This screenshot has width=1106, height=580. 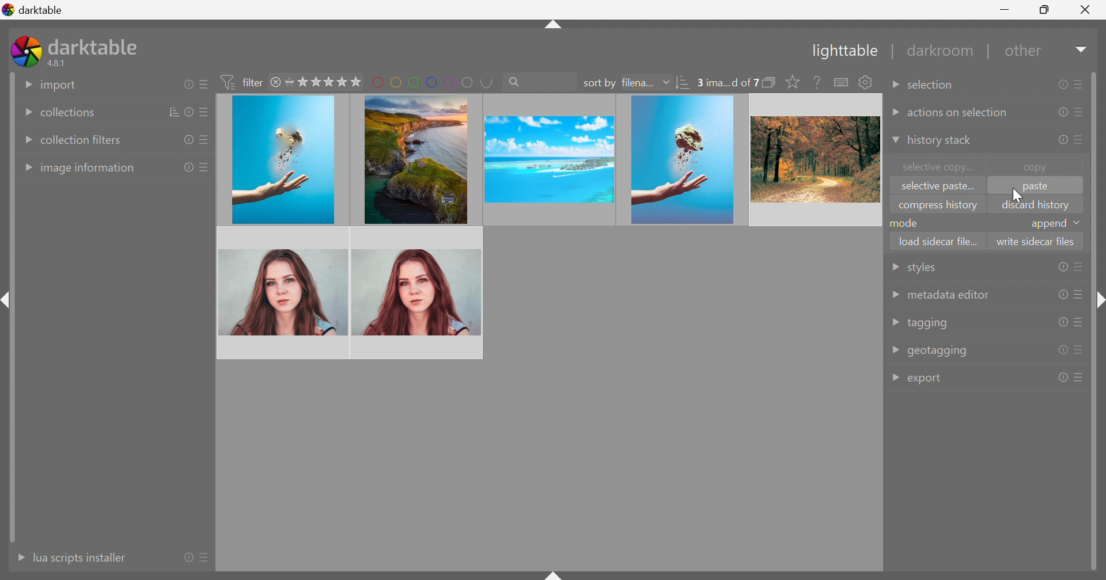 I want to click on Cursor, so click(x=1017, y=194).